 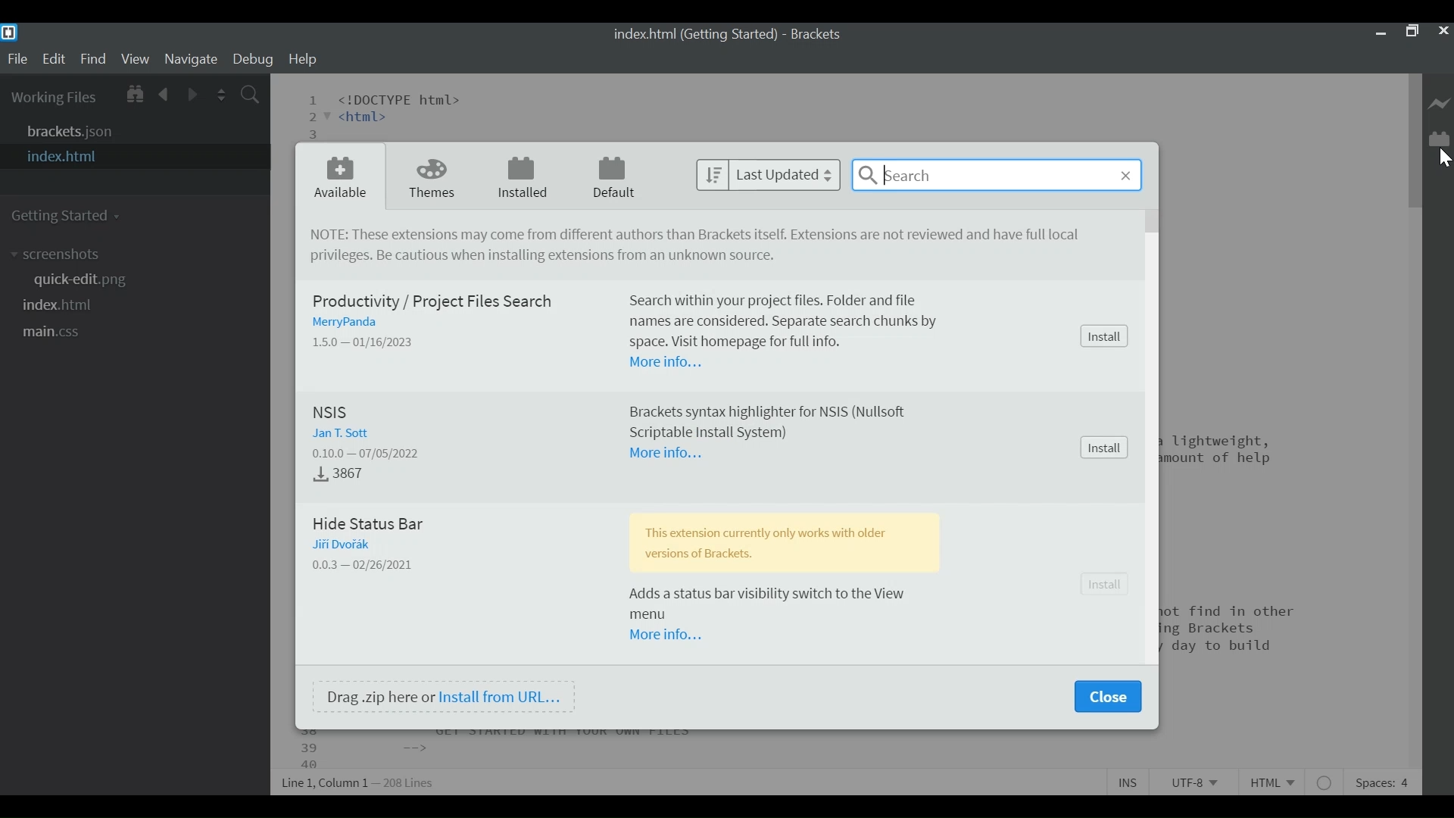 What do you see at coordinates (360, 780) in the screenshot?
I see `Line, Column Preferences` at bounding box center [360, 780].